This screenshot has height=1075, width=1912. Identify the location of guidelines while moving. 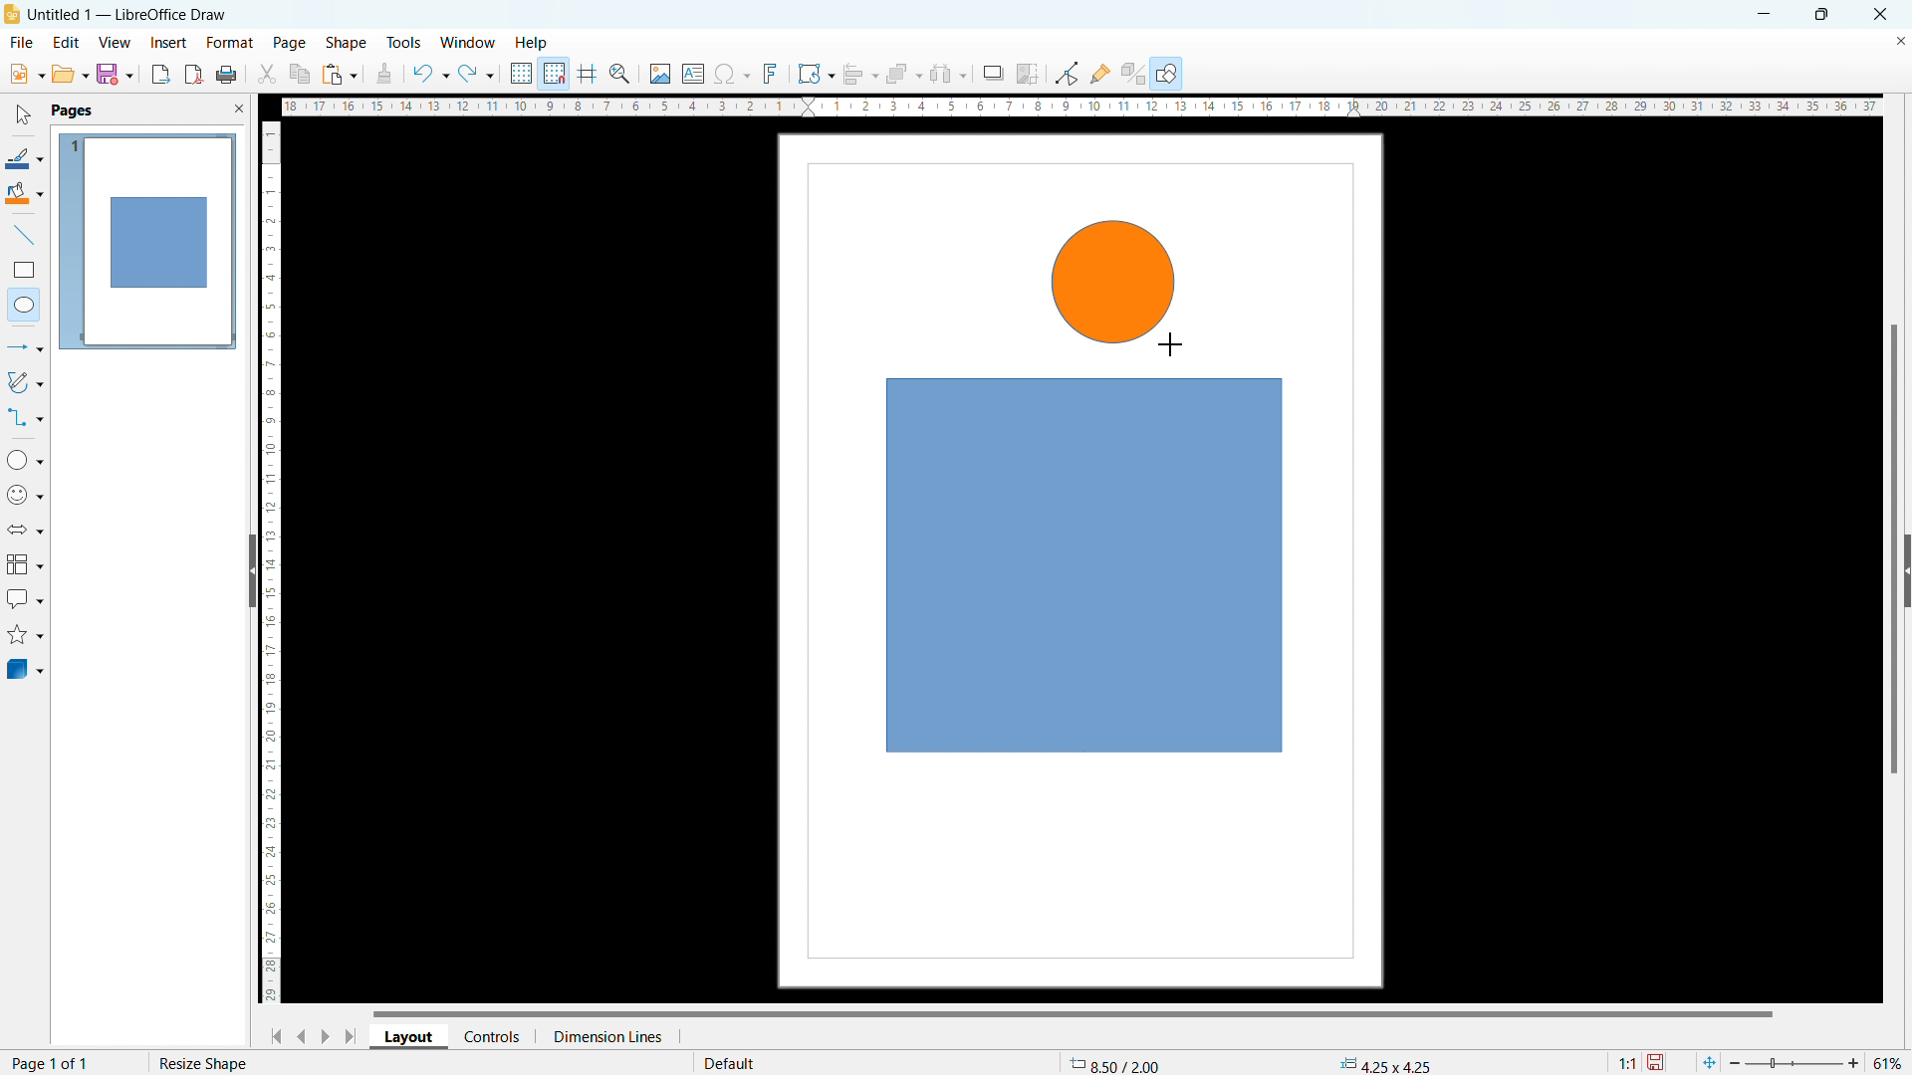
(588, 75).